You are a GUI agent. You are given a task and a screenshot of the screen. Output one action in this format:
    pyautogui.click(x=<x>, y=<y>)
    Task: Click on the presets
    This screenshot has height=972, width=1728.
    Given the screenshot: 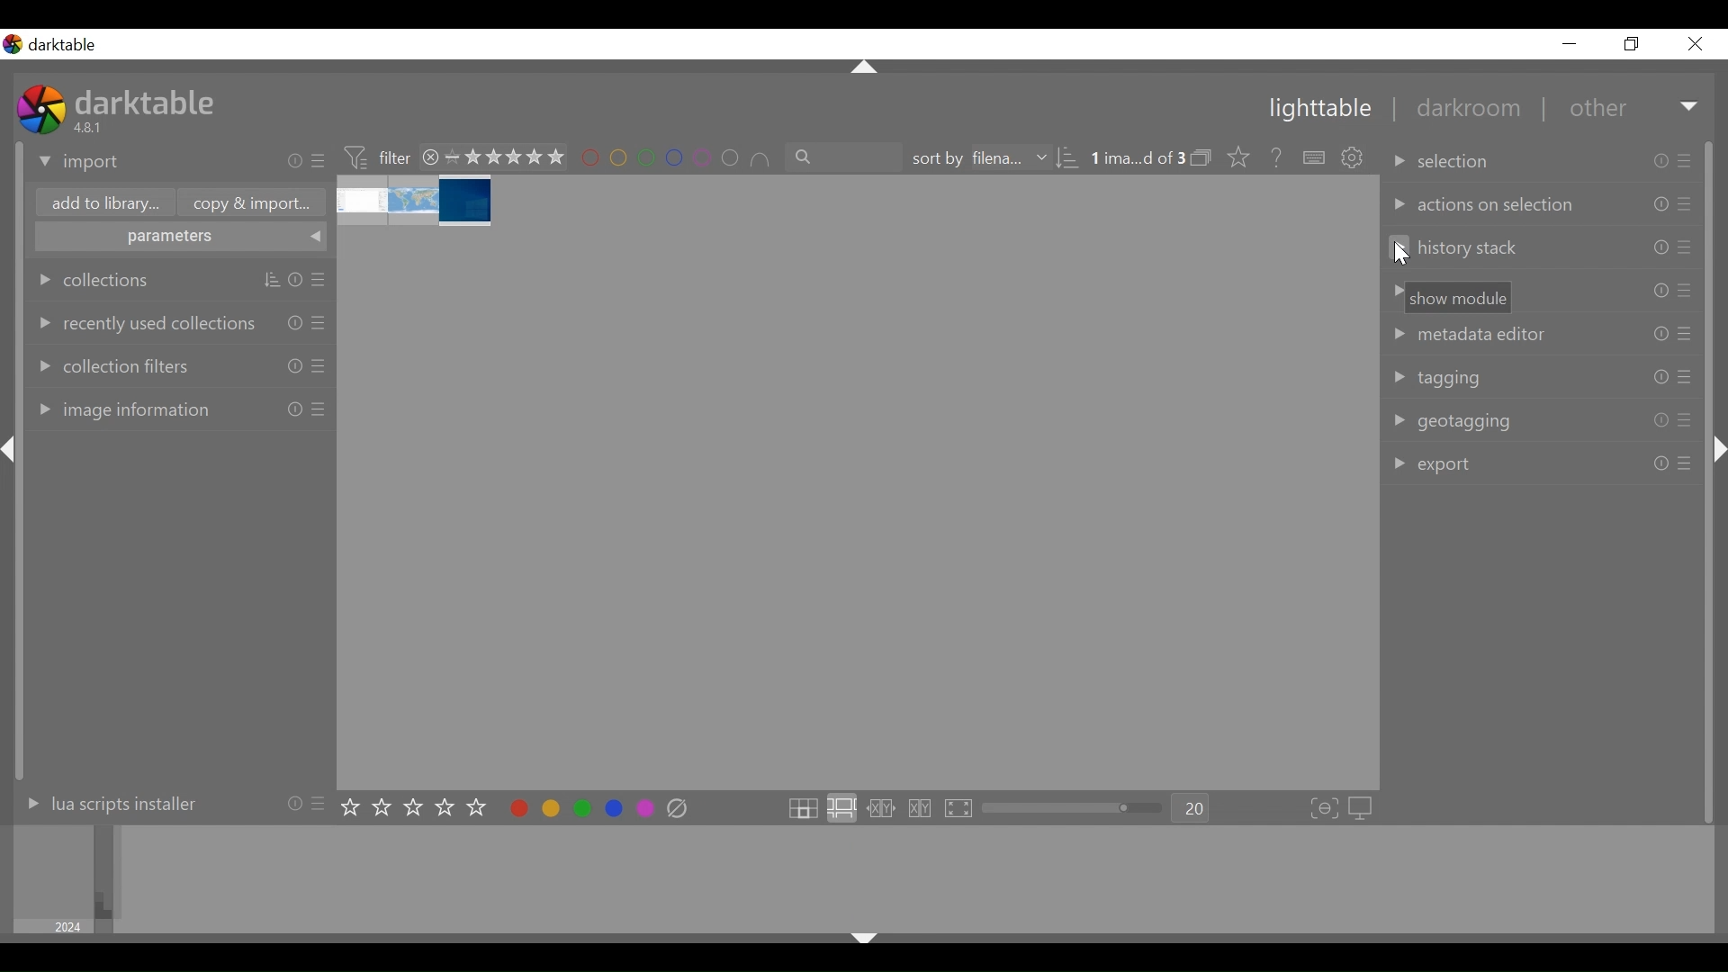 What is the action you would take?
    pyautogui.click(x=1687, y=247)
    